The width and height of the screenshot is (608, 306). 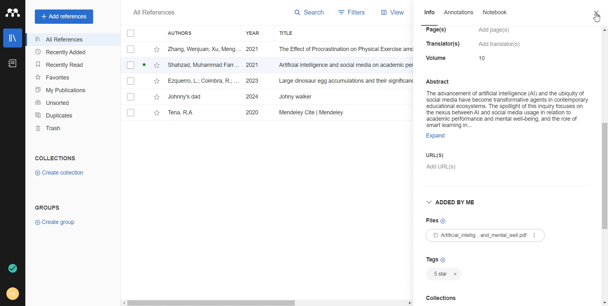 I want to click on Abstract

The advancement of artificial intelligence (Al) and the ubiquity of
social media have become transformative agents in contemporary
educational ecosystems. The spotlight of this inquiry focuses on
the nexus between Al and social media usage in relation to
academic performance and mental well-being, and the role of
smart learning in...

Expand, so click(x=507, y=109).